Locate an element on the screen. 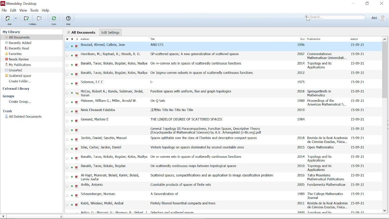 Image resolution: width=389 pixels, height=219 pixels. recently added is located at coordinates (19, 43).